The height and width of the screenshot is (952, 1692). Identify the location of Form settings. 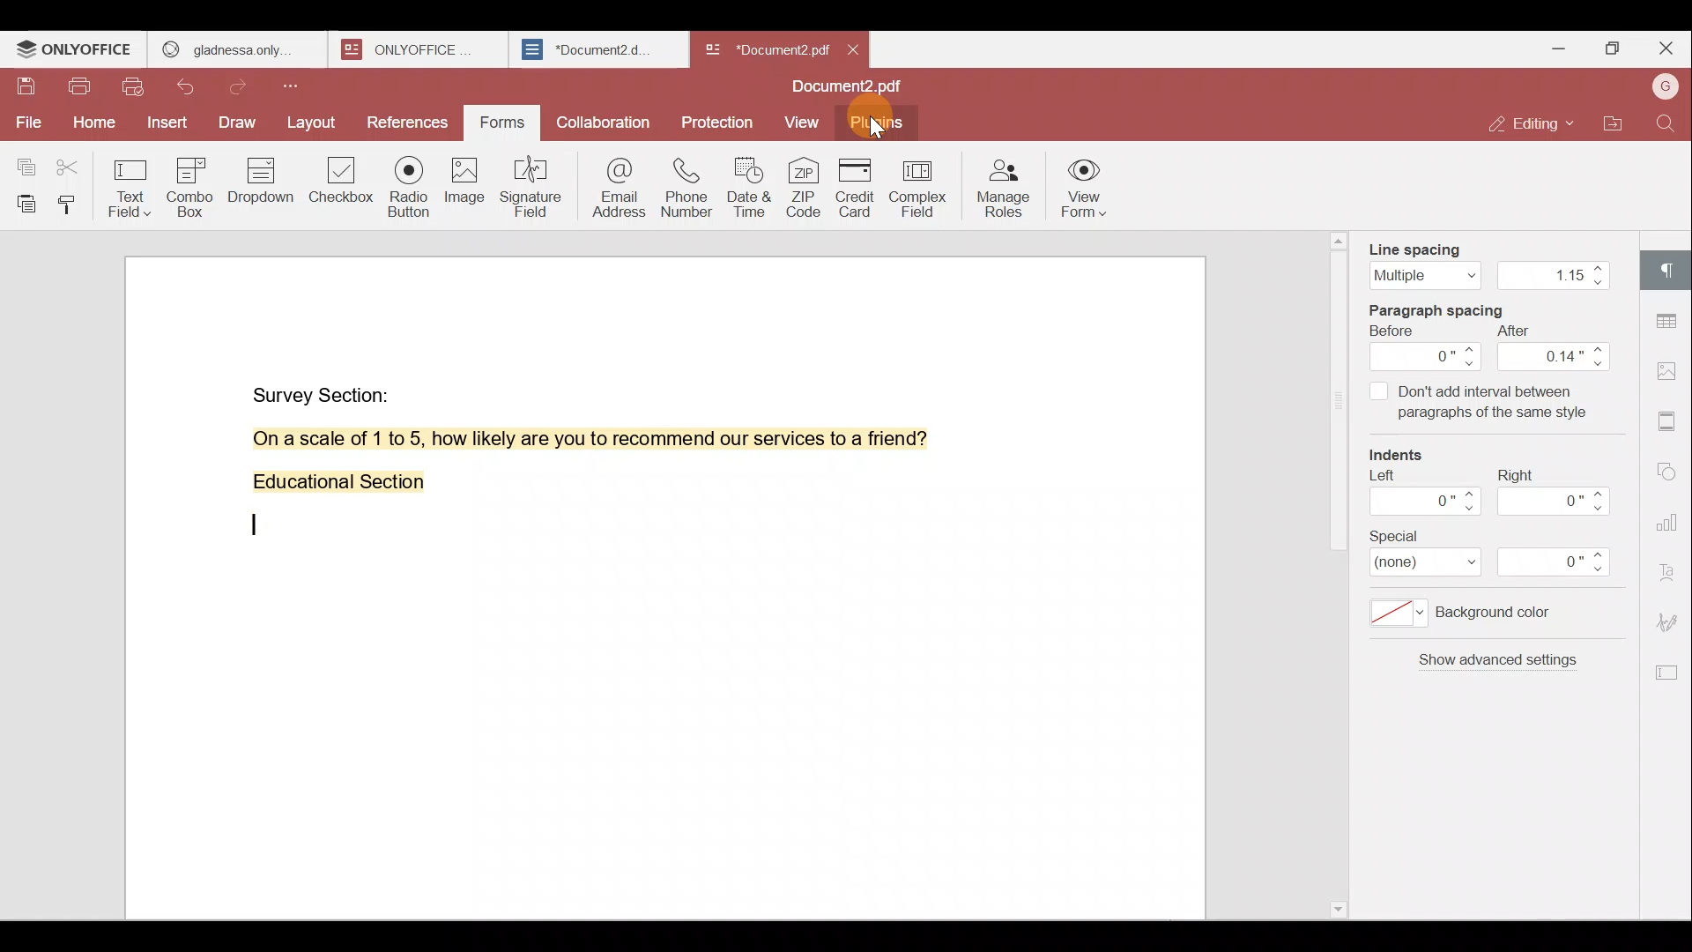
(1661, 673).